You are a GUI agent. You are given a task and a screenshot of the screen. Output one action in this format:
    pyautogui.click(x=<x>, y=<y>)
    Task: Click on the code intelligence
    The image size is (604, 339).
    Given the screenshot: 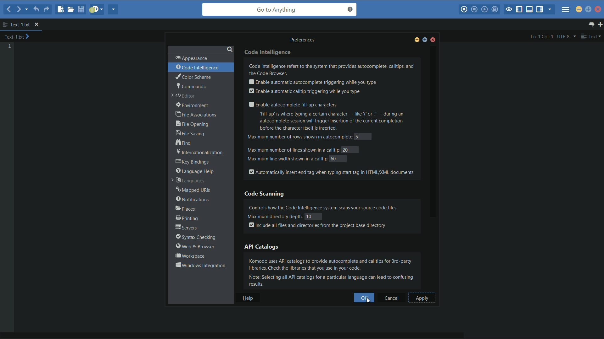 What is the action you would take?
    pyautogui.click(x=198, y=67)
    